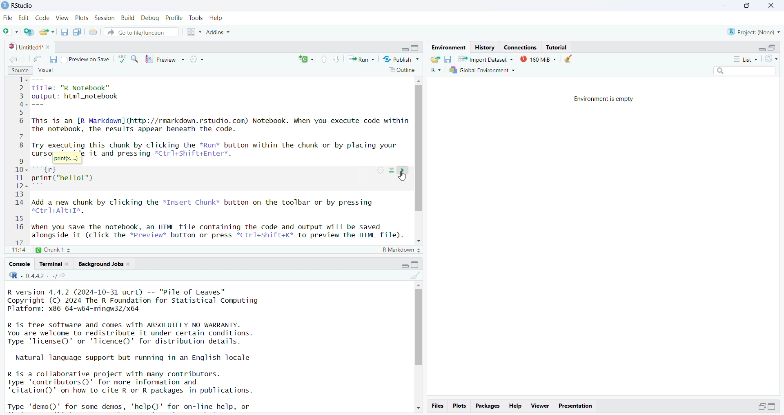  Describe the element at coordinates (742, 59) in the screenshot. I see `list` at that location.